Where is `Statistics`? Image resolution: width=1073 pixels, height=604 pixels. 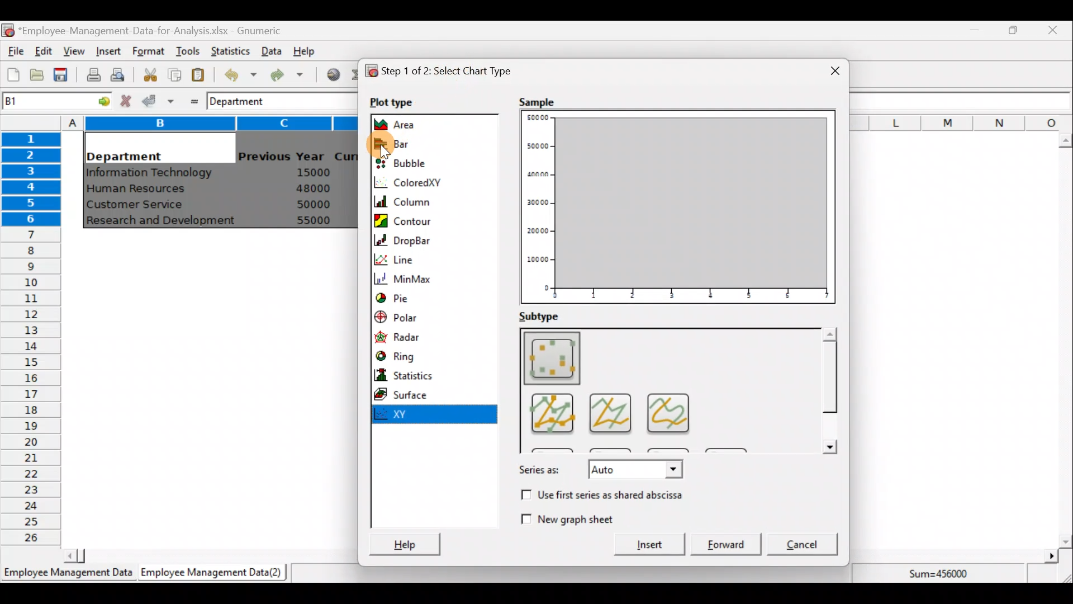
Statistics is located at coordinates (228, 50).